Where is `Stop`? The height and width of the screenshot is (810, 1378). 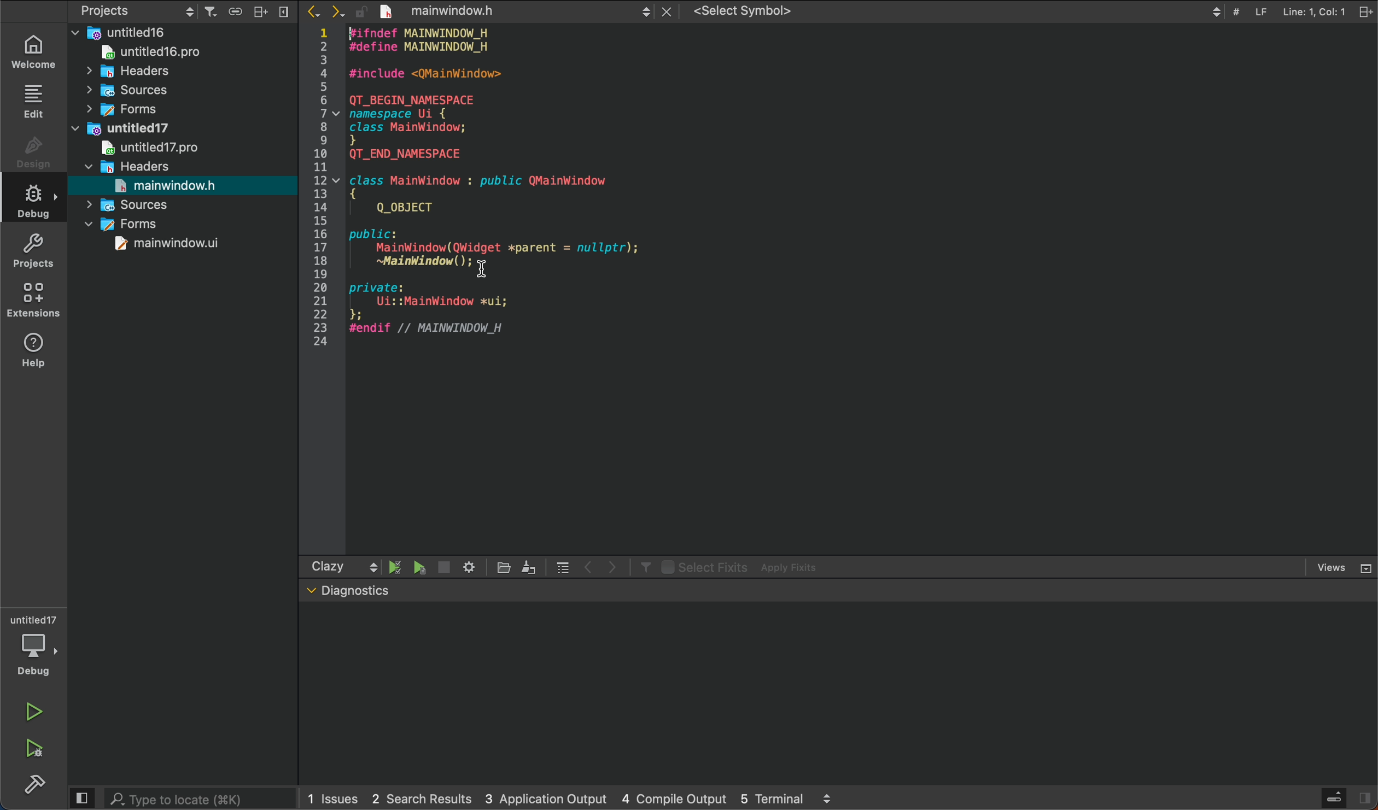 Stop is located at coordinates (443, 567).